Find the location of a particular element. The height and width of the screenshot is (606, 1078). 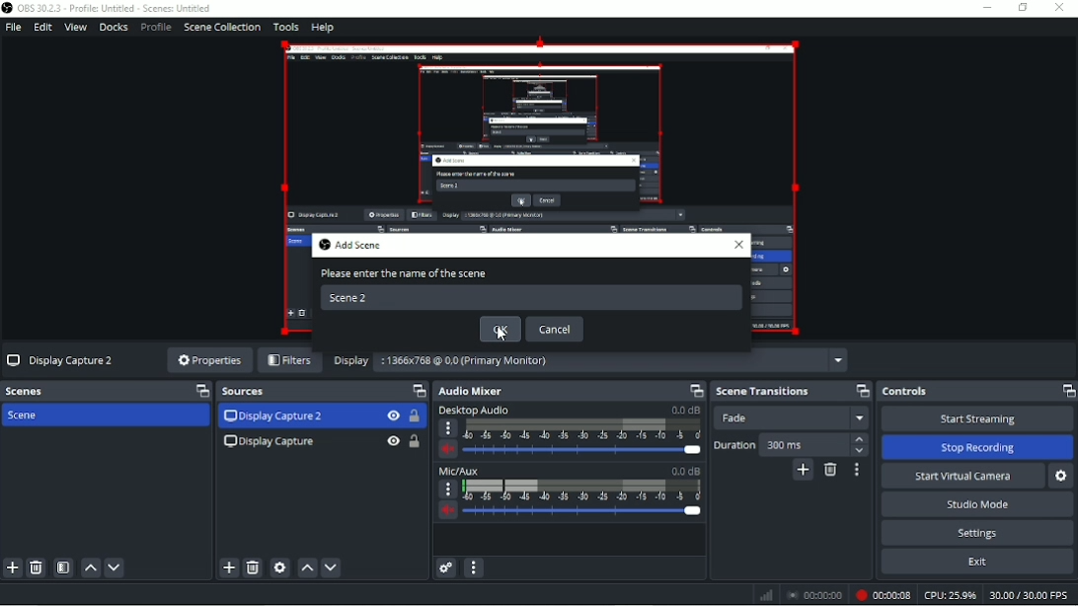

more options is located at coordinates (447, 428).